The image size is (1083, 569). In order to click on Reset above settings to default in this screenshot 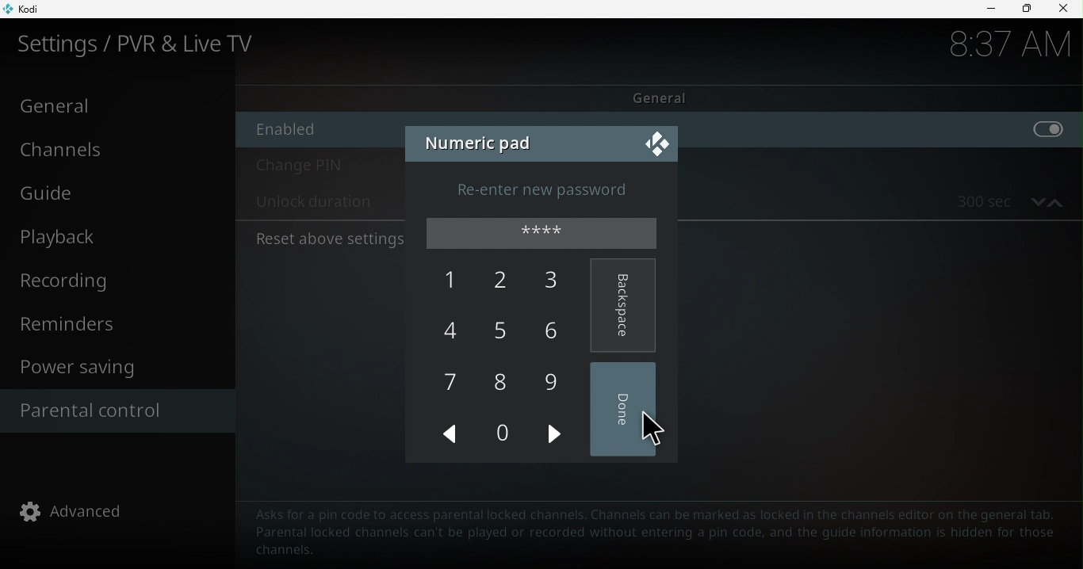, I will do `click(328, 239)`.